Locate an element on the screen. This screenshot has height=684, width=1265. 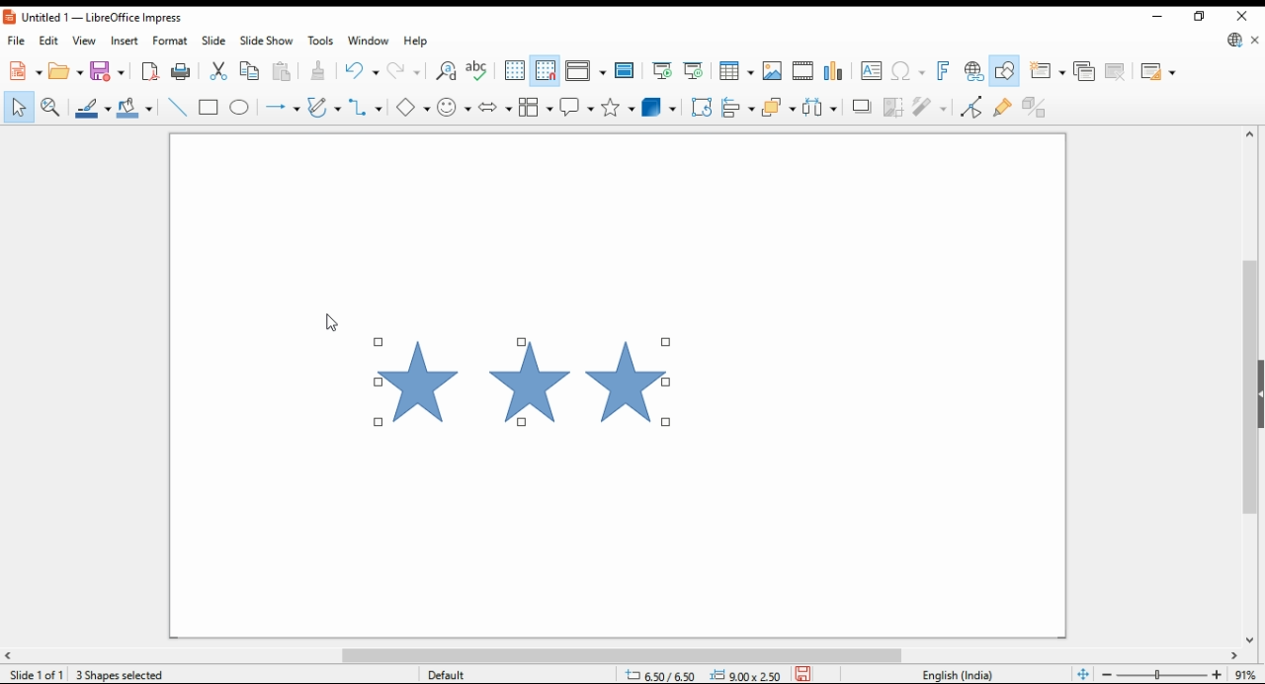
format is located at coordinates (172, 40).